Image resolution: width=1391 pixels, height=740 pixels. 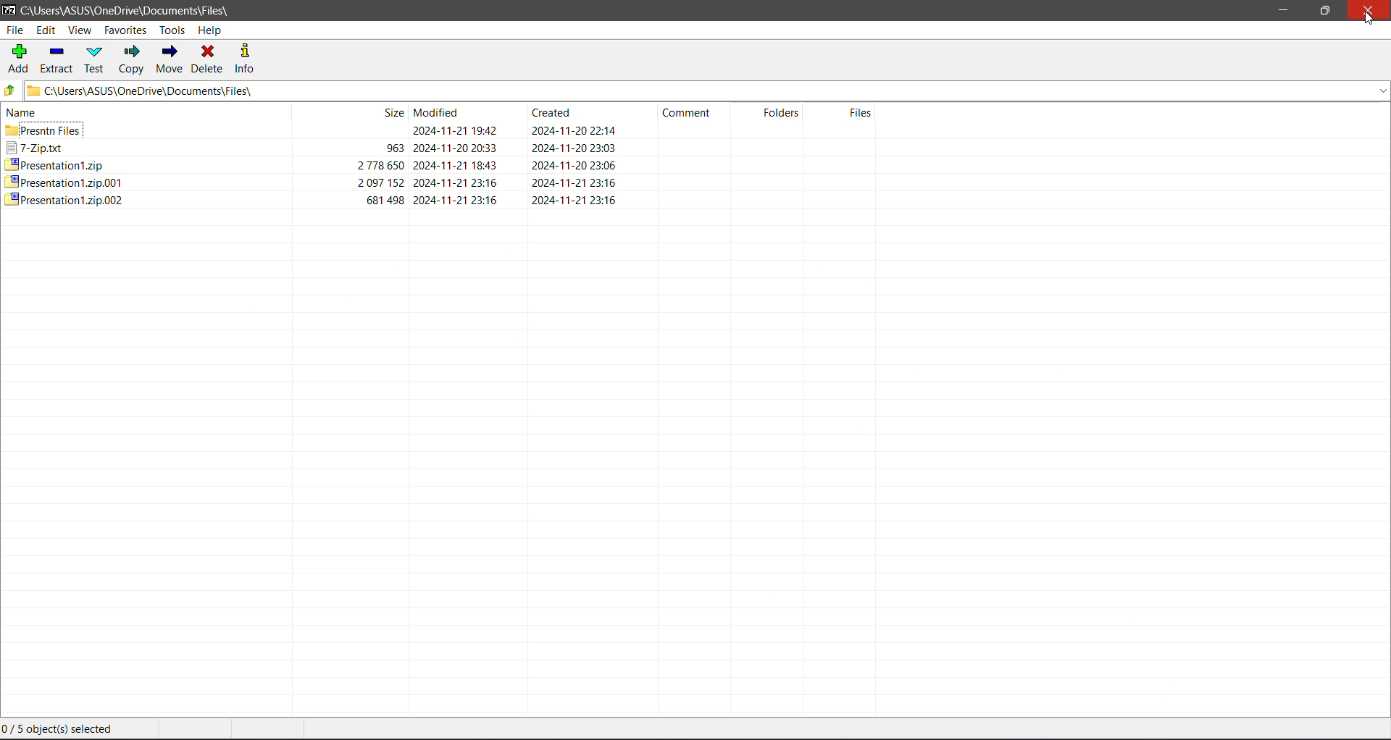 I want to click on re Modified, so click(x=440, y=112).